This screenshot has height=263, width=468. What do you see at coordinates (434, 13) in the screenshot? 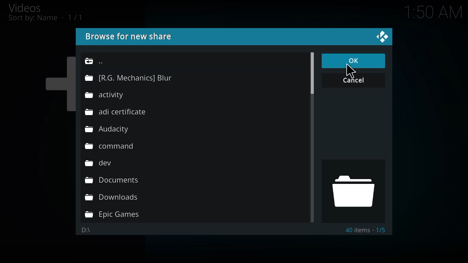
I see `time` at bounding box center [434, 13].